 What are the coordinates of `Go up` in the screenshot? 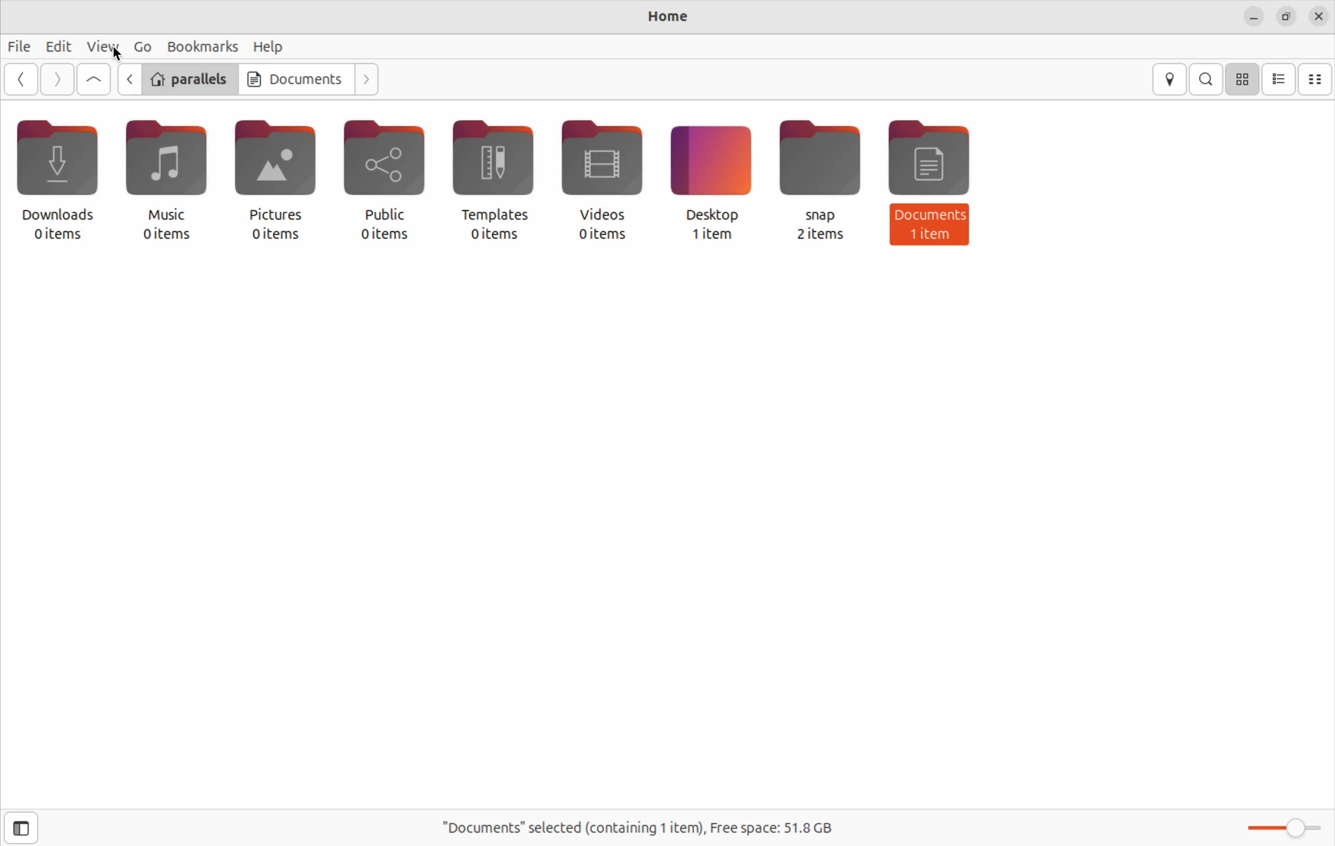 It's located at (95, 78).